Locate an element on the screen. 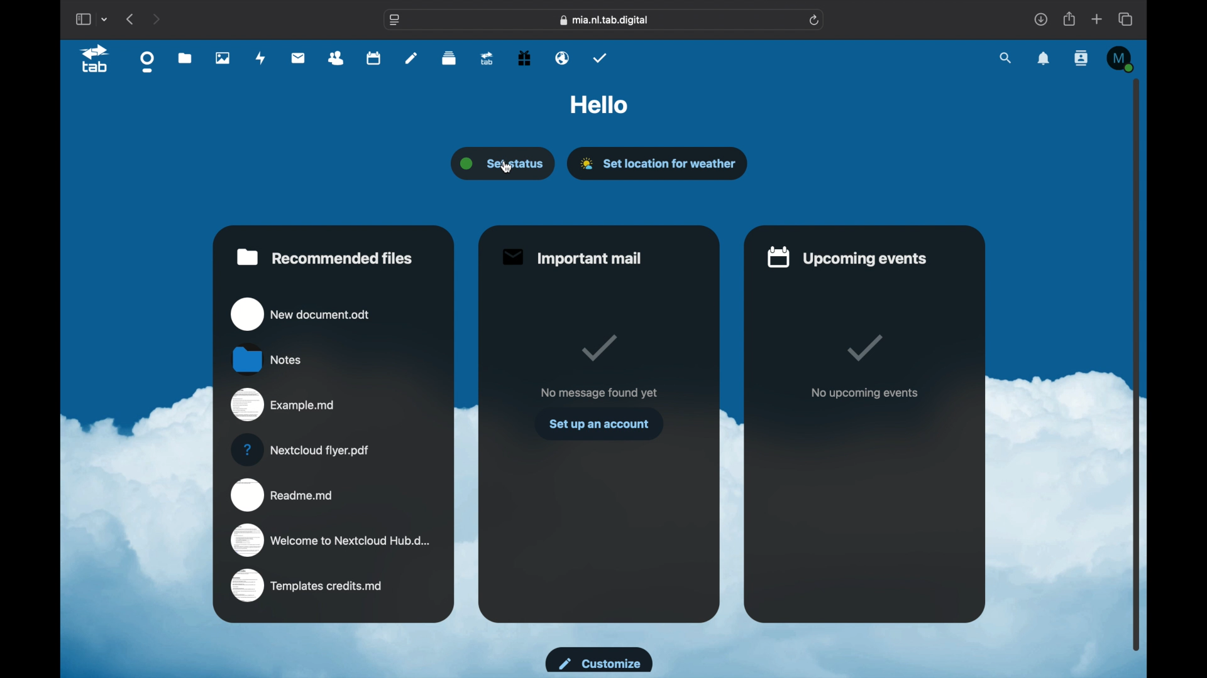 The width and height of the screenshot is (1207, 678). tasks is located at coordinates (600, 56).